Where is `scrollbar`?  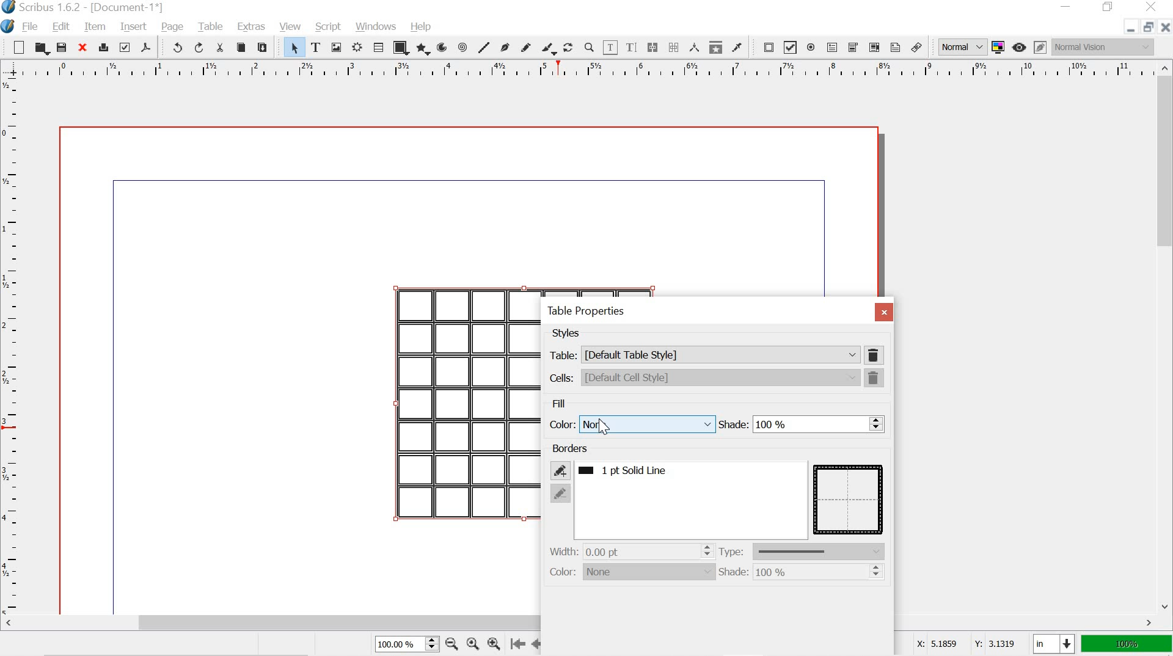 scrollbar is located at coordinates (1166, 335).